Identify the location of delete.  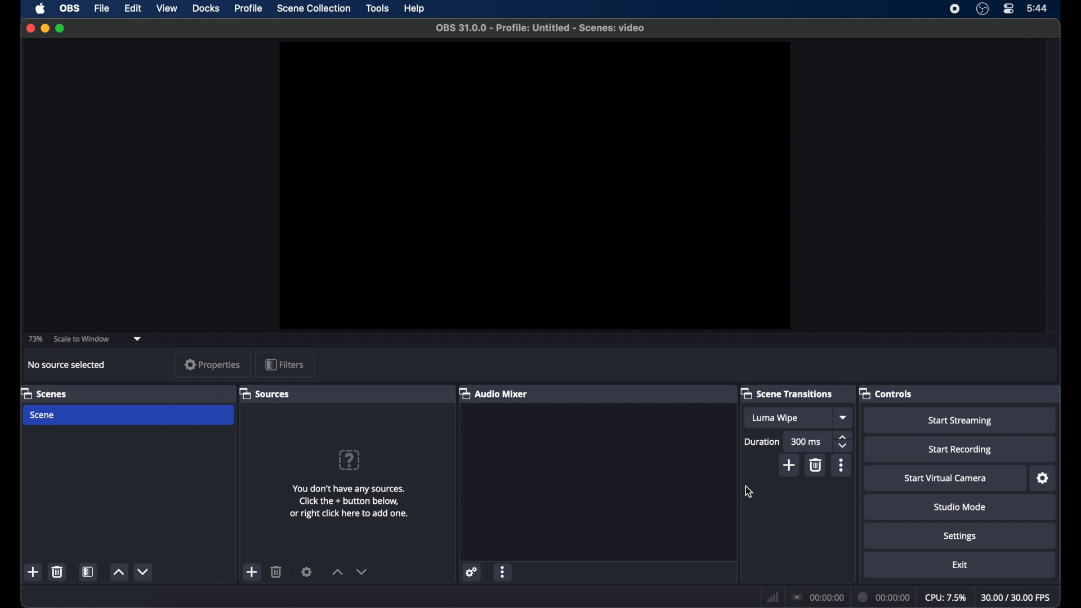
(816, 464).